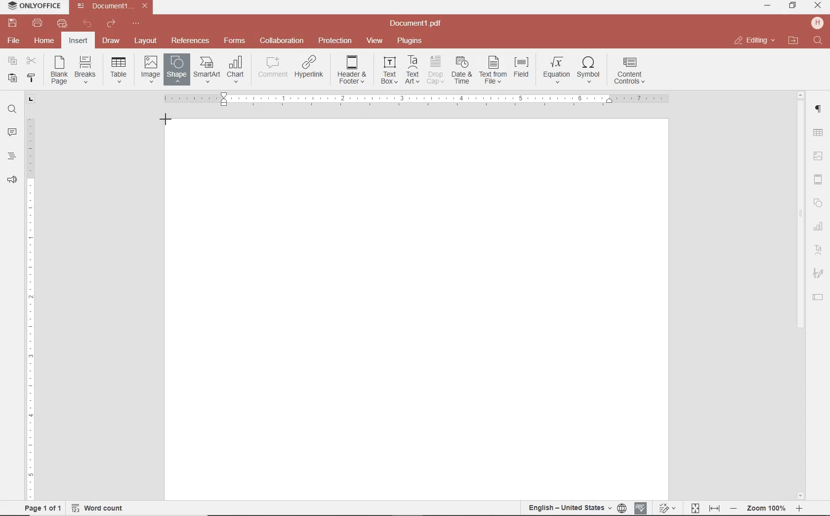 This screenshot has height=516, width=830. What do you see at coordinates (417, 303) in the screenshot?
I see `` at bounding box center [417, 303].